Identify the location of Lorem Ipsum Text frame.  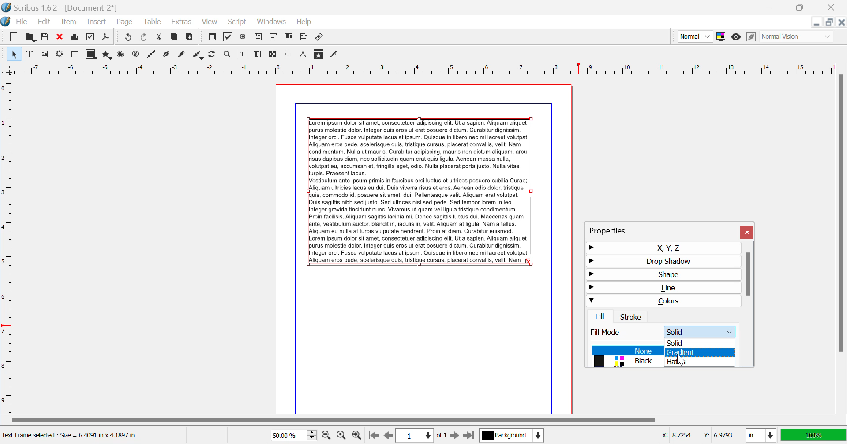
(420, 192).